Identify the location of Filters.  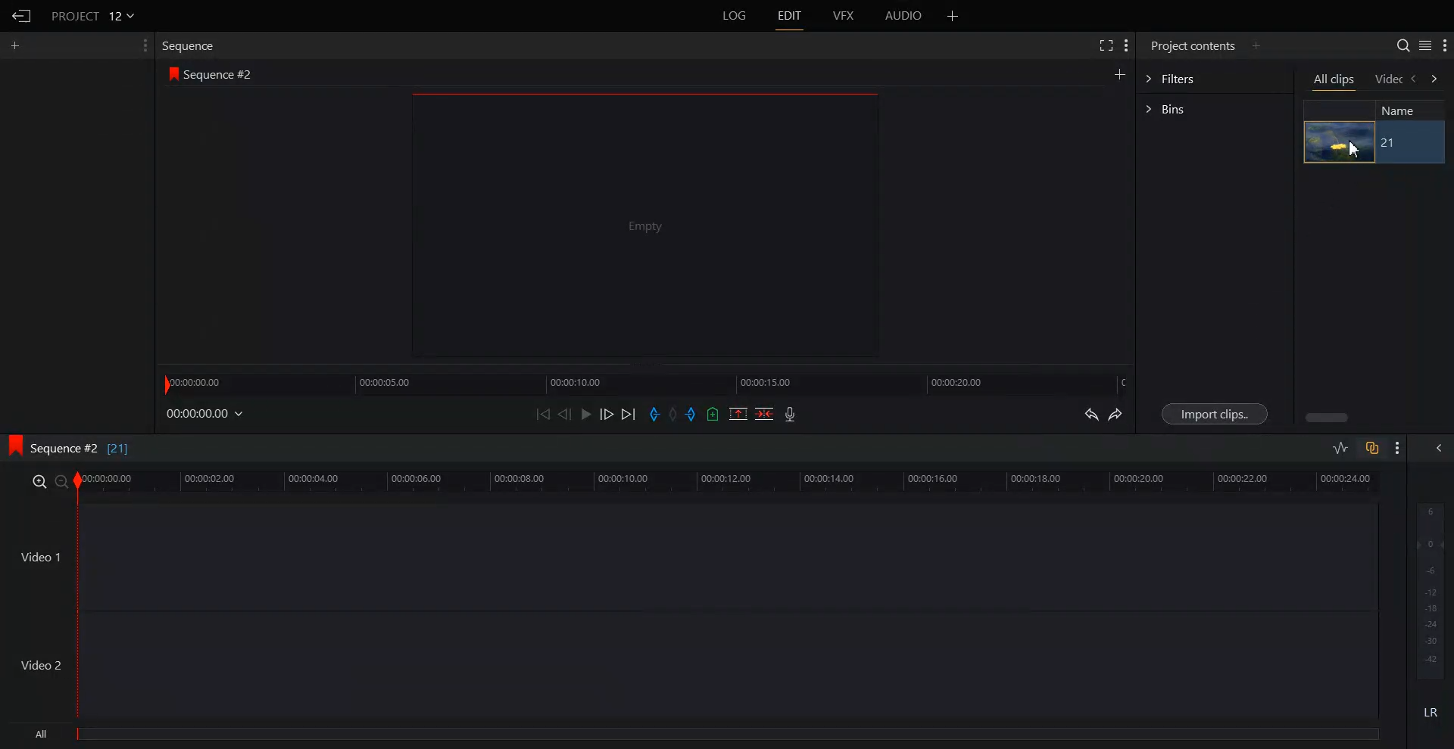
(1214, 77).